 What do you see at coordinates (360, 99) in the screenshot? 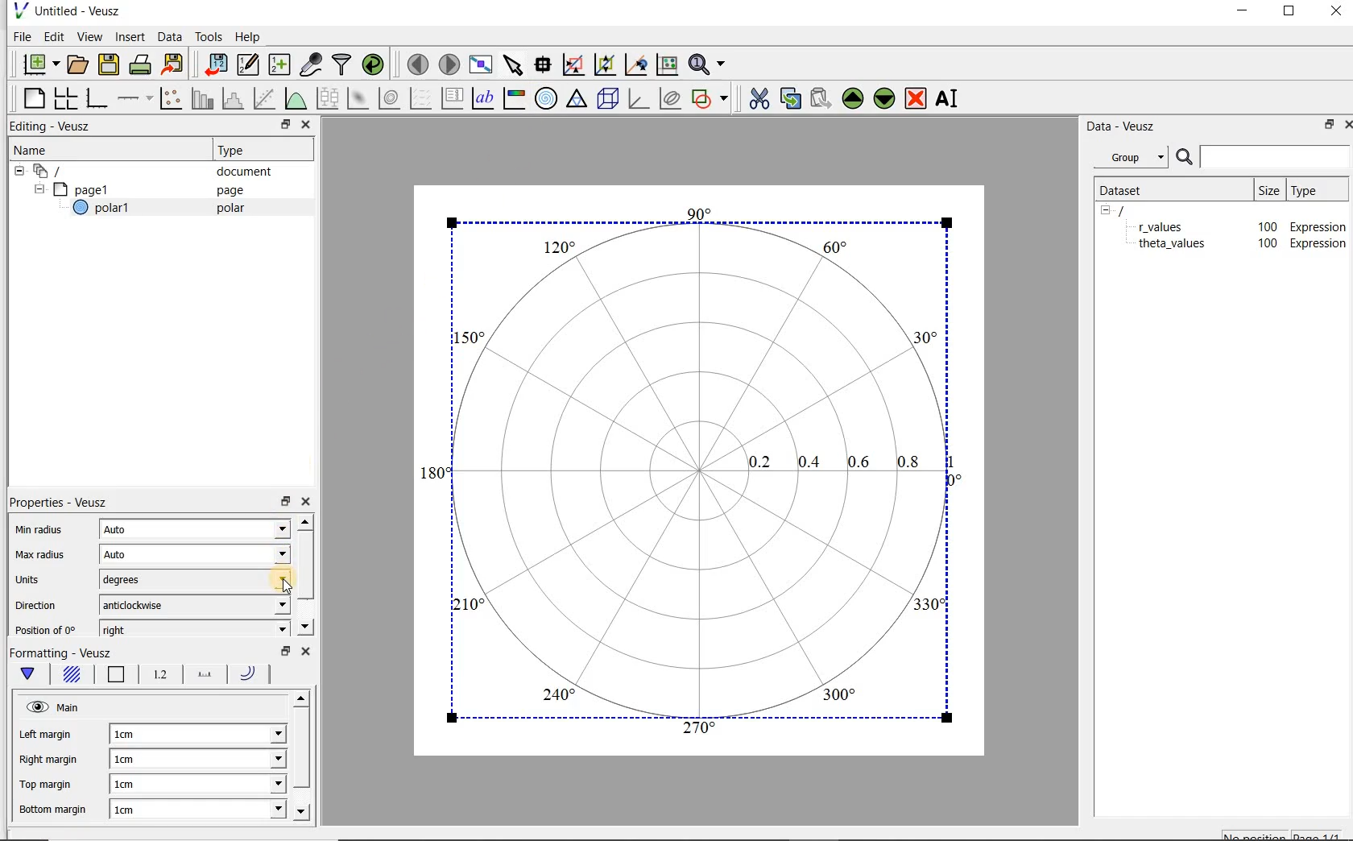
I see `plot a 2d dataset as an image` at bounding box center [360, 99].